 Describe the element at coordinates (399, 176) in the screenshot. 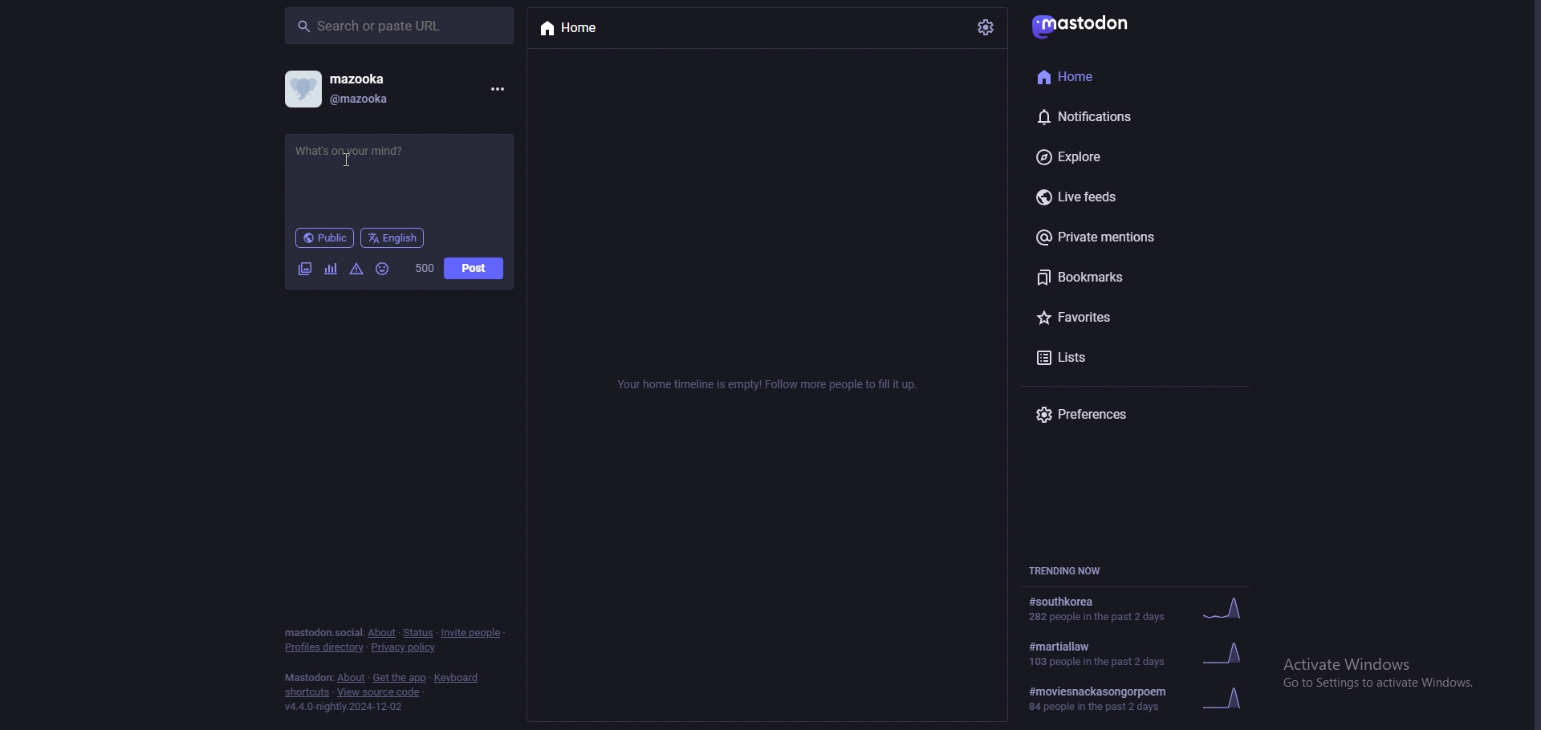

I see `status input` at that location.